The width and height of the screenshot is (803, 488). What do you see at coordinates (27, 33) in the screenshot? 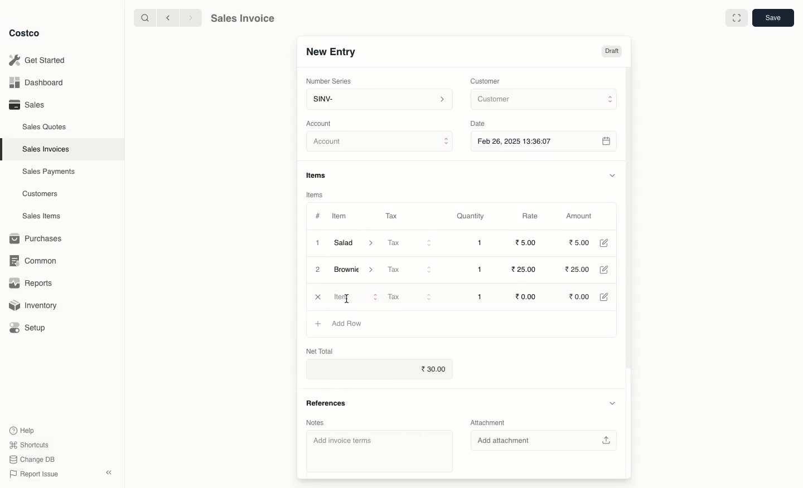
I see `Costco` at bounding box center [27, 33].